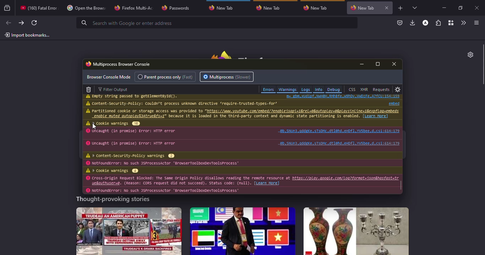 The height and width of the screenshot is (255, 485). What do you see at coordinates (346, 178) in the screenshot?
I see `https` at bounding box center [346, 178].